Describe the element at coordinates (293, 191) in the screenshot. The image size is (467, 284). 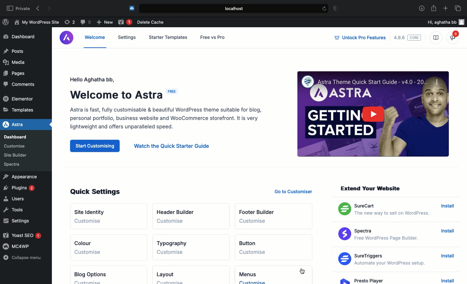
I see `Go to customizer` at that location.